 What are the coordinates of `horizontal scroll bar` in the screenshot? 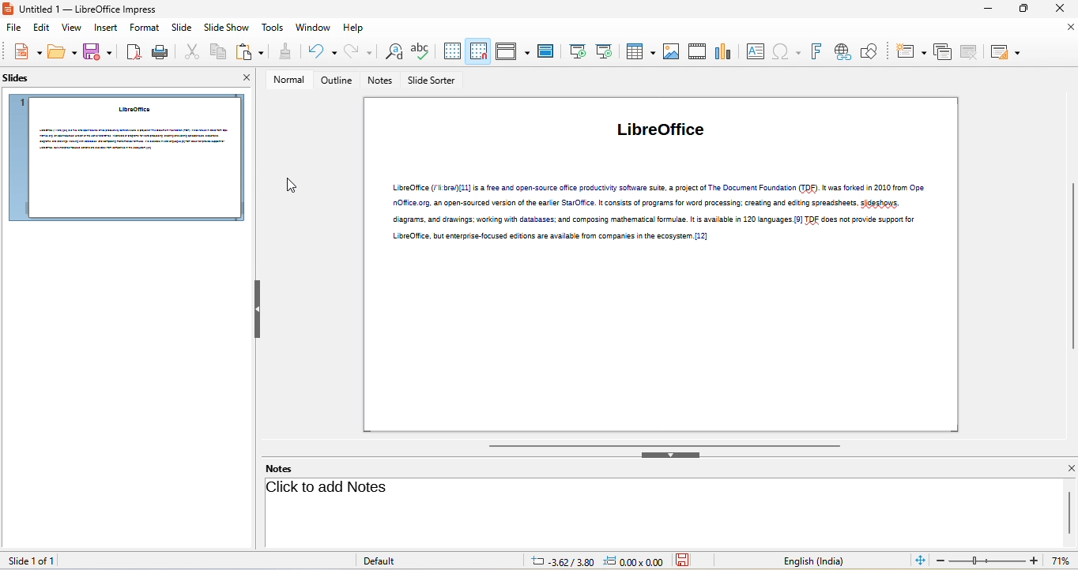 It's located at (662, 444).